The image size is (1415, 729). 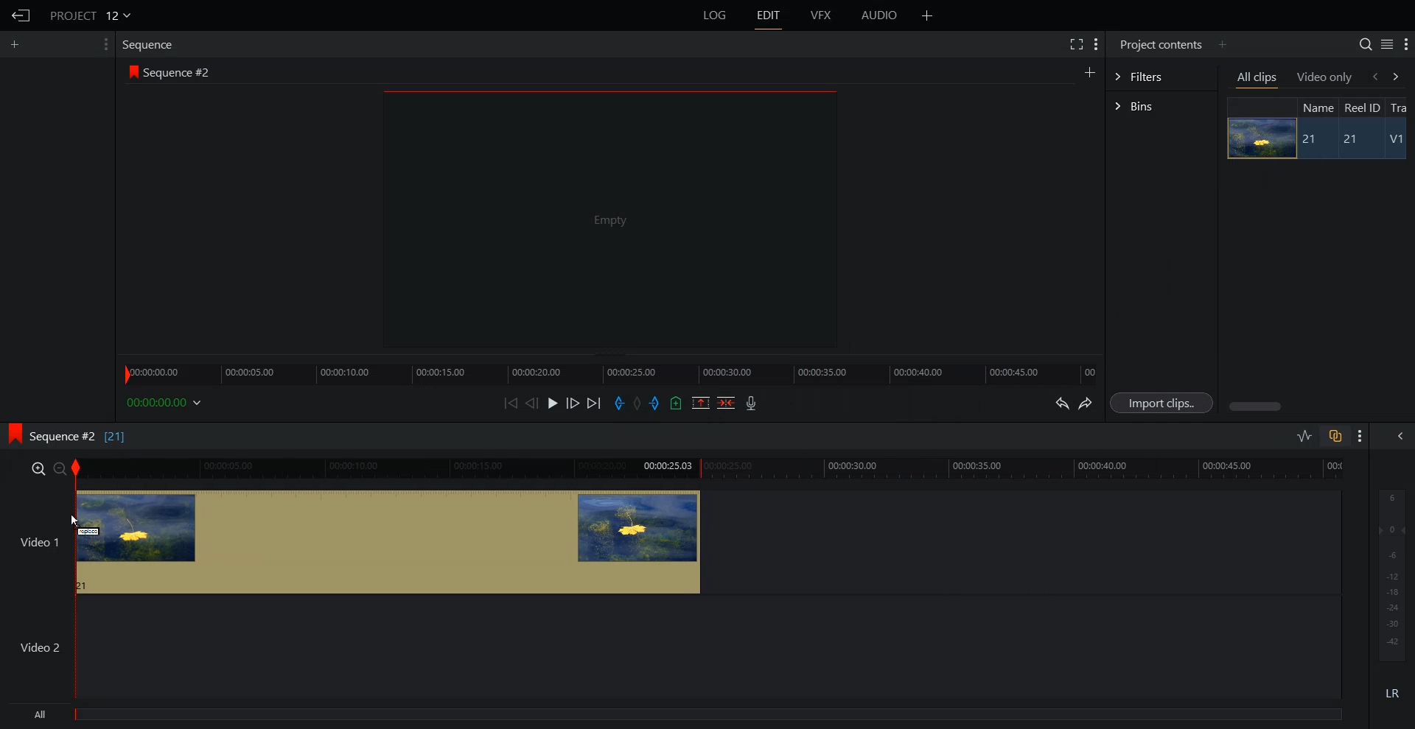 What do you see at coordinates (352, 540) in the screenshot?
I see `video 1` at bounding box center [352, 540].